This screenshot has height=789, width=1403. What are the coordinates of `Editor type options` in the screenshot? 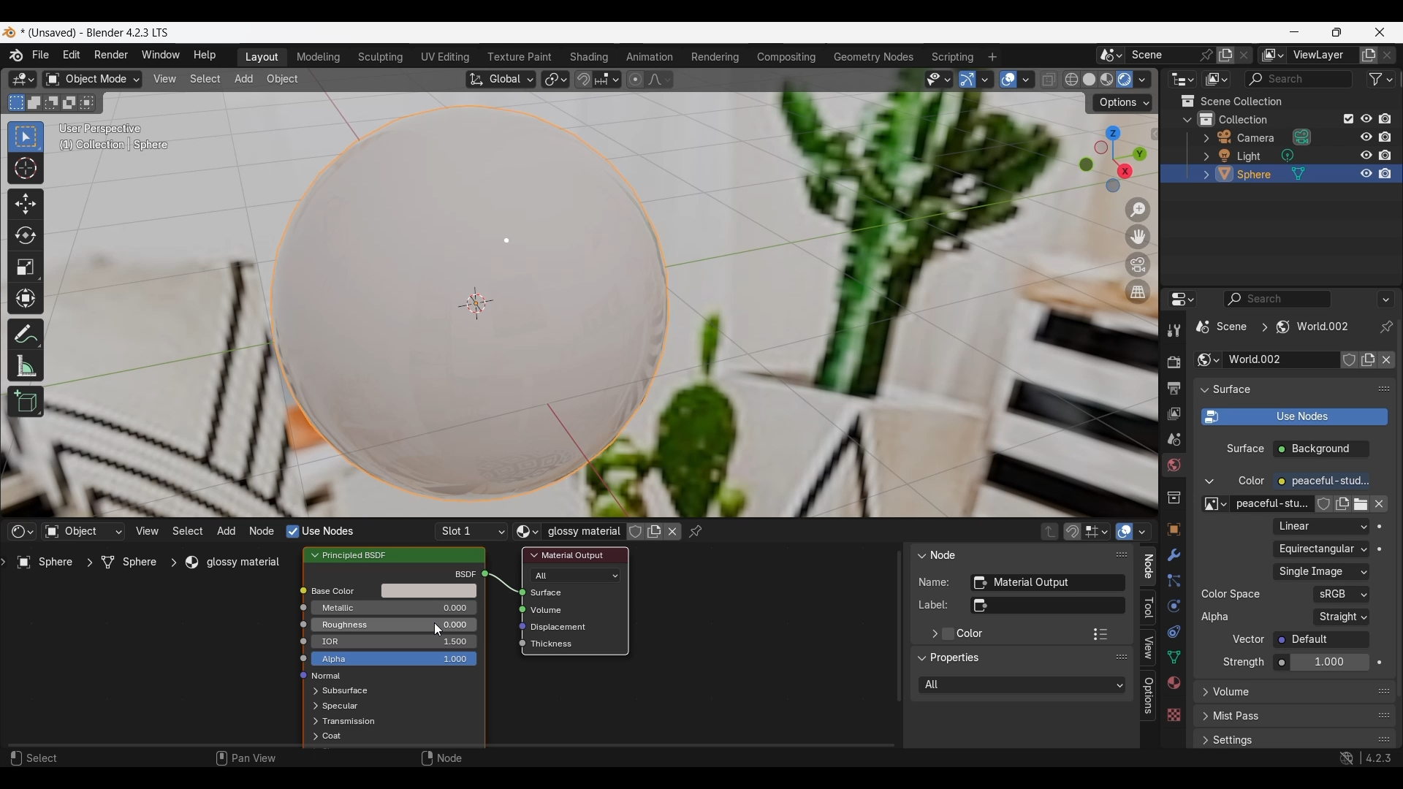 It's located at (1182, 299).